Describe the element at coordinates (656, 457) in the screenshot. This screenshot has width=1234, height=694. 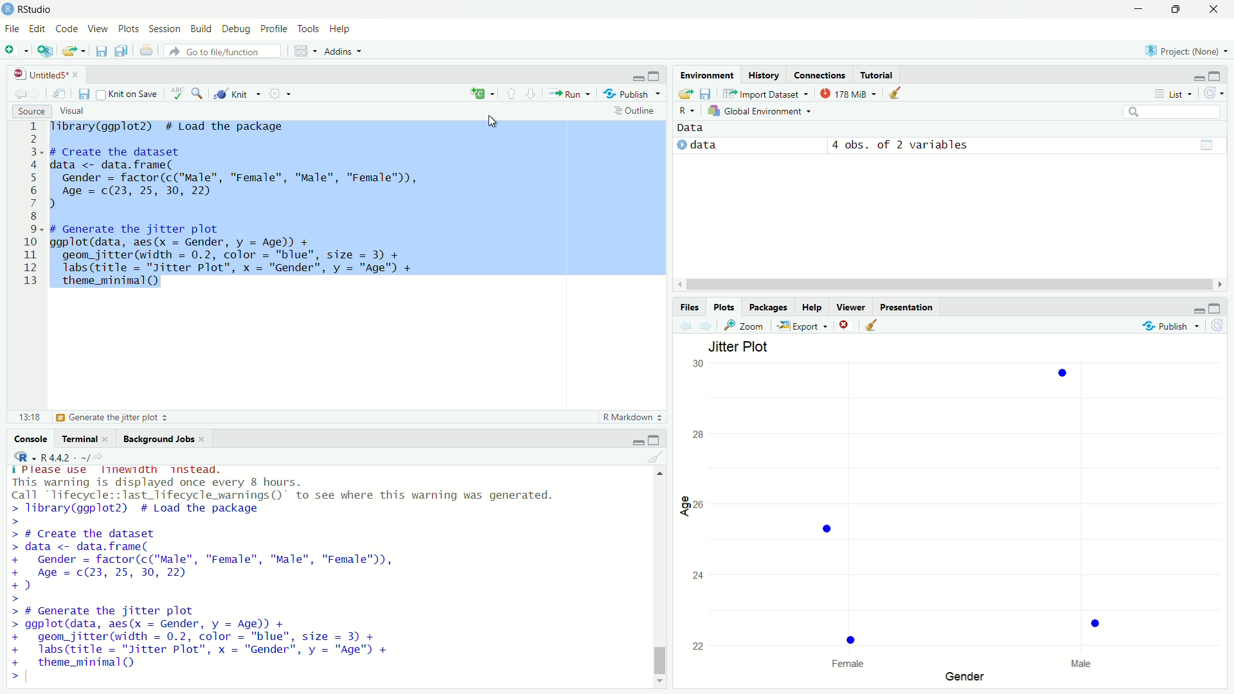
I see `clear console` at that location.